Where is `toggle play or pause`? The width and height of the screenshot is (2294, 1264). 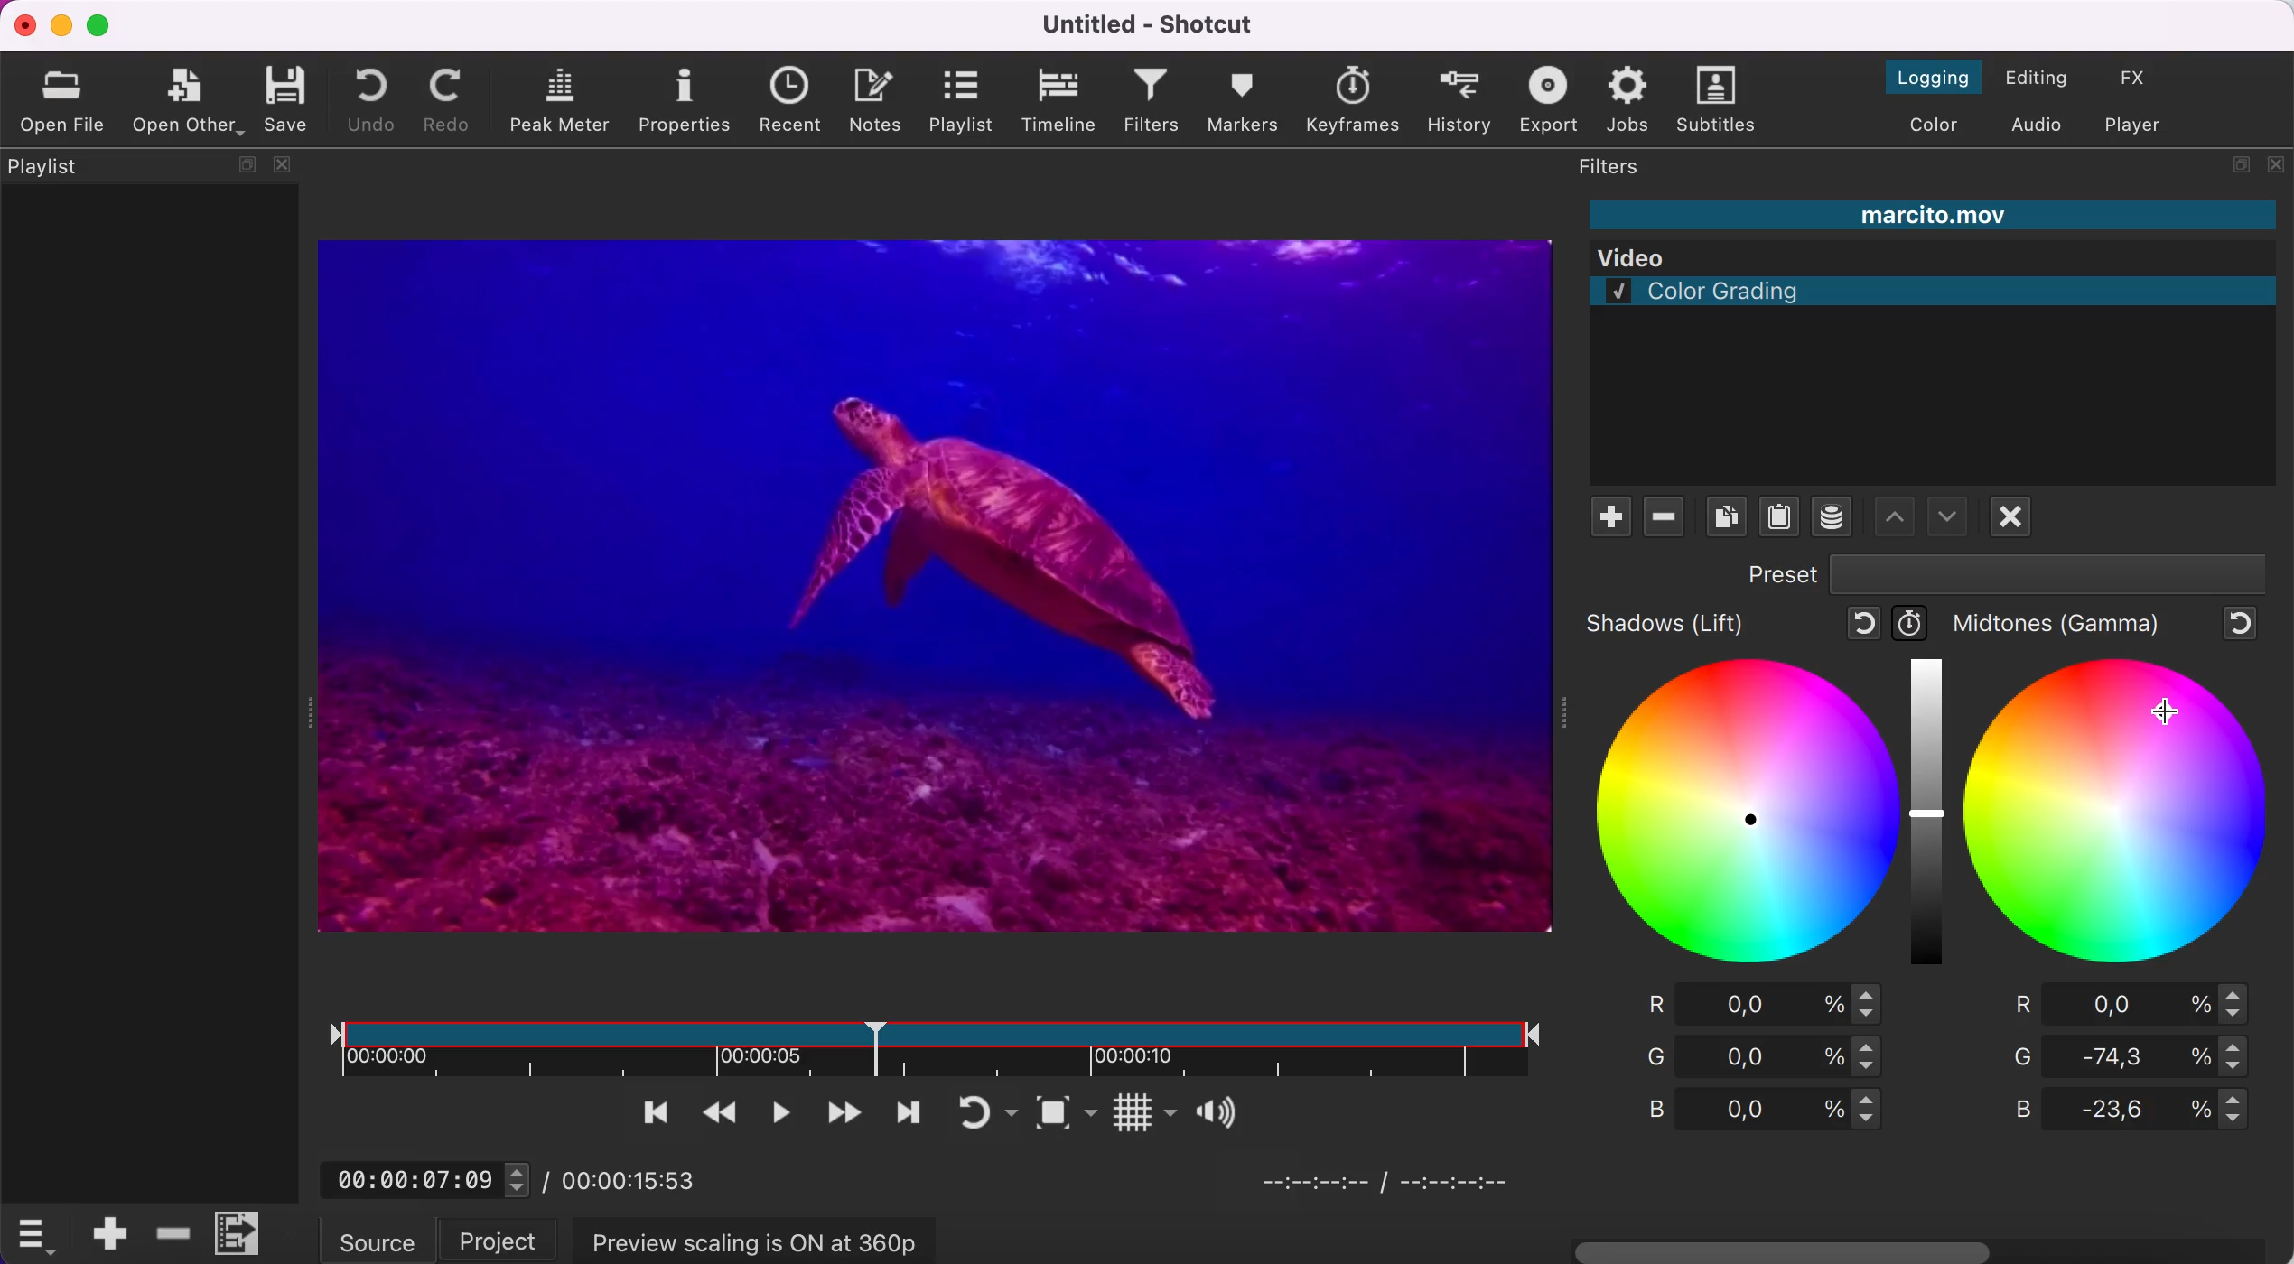 toggle play or pause is located at coordinates (777, 1111).